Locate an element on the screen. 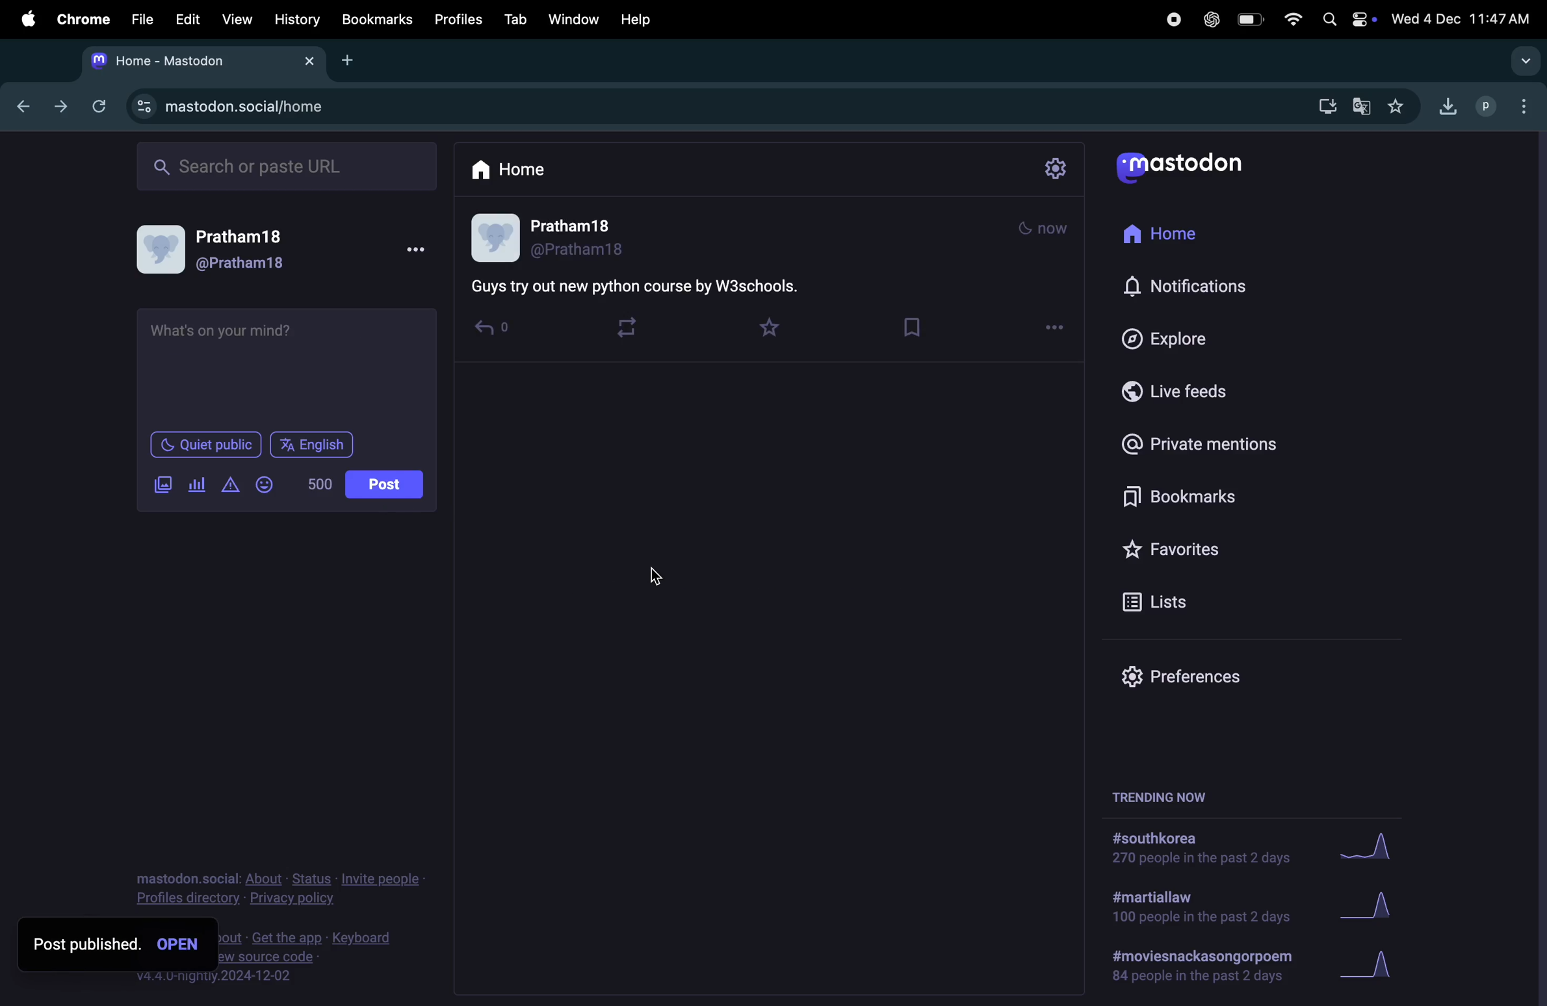 This screenshot has width=1547, height=1006. favourites is located at coordinates (1210, 545).